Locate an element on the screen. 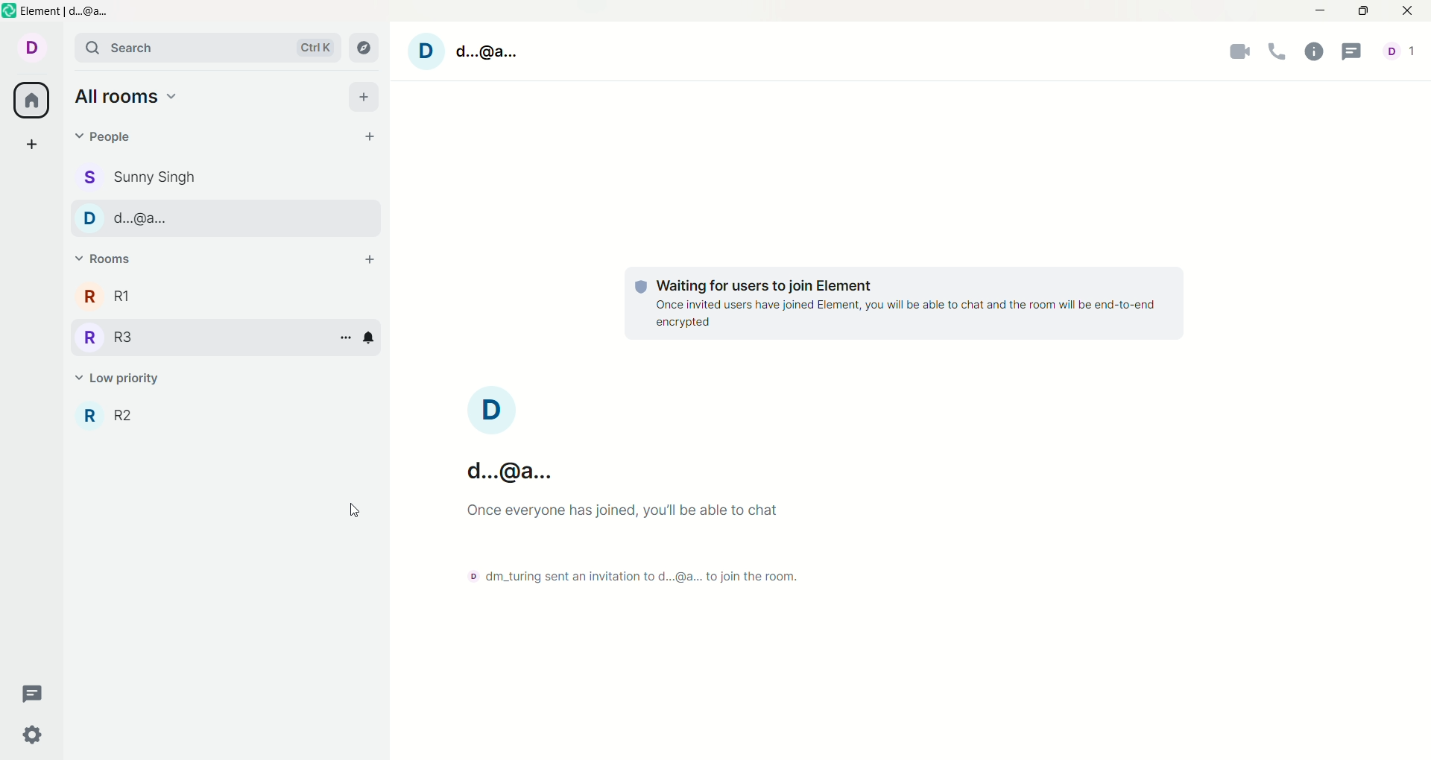  all rooms is located at coordinates (29, 101).